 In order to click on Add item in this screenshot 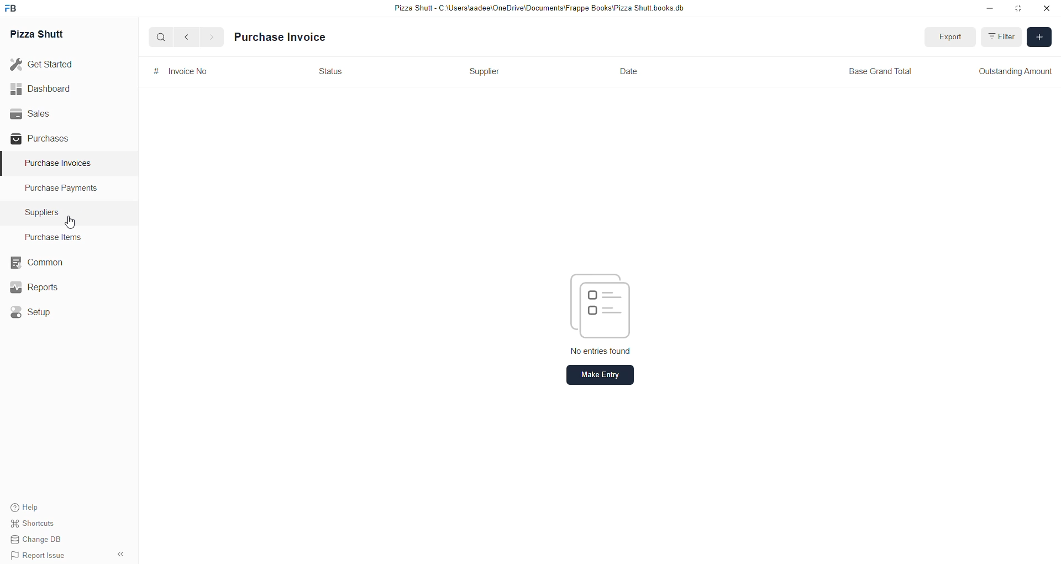, I will do `click(1040, 36)`.